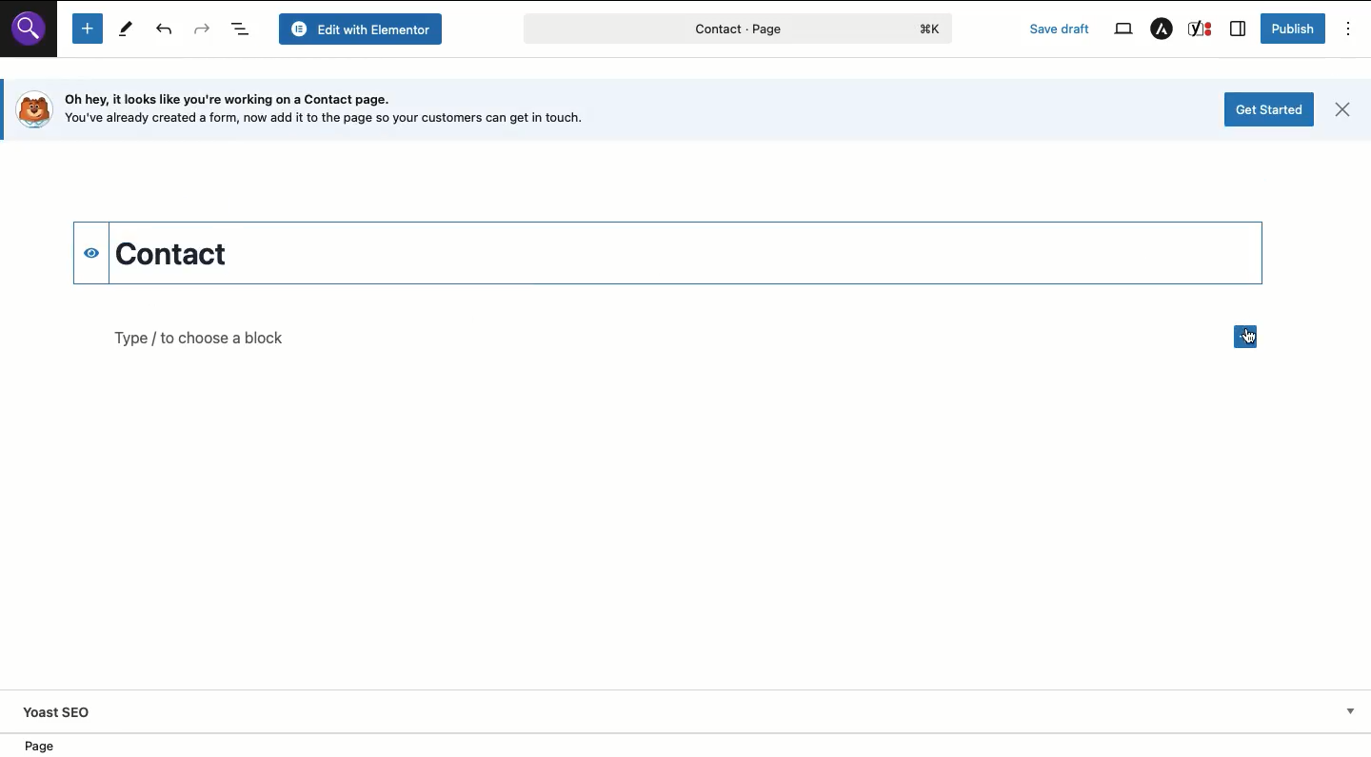 Image resolution: width=1371 pixels, height=757 pixels. What do you see at coordinates (1062, 29) in the screenshot?
I see `Save draft` at bounding box center [1062, 29].